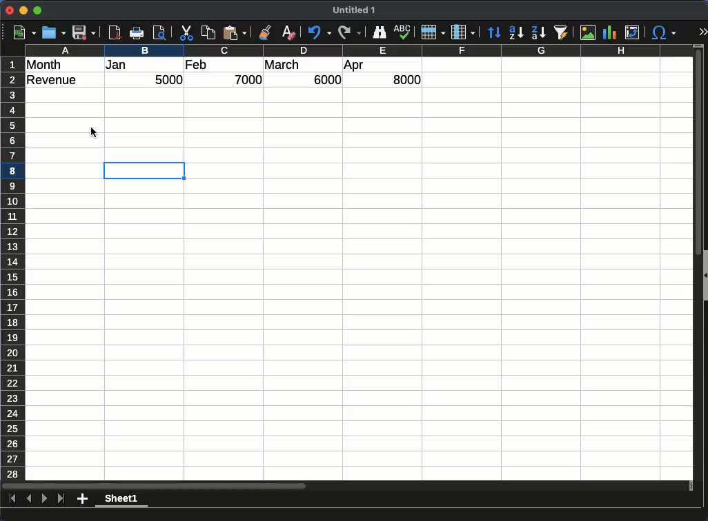 This screenshot has height=521, width=708. I want to click on next sheet, so click(45, 498).